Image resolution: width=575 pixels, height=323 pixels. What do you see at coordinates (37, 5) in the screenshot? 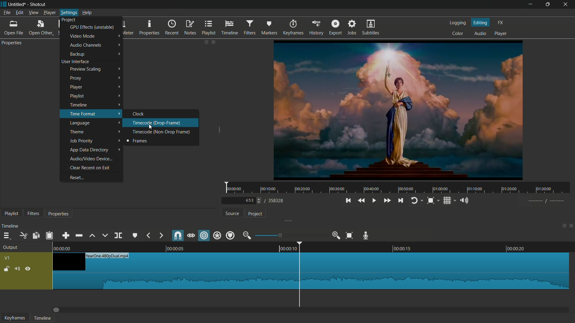
I see `app name` at bounding box center [37, 5].